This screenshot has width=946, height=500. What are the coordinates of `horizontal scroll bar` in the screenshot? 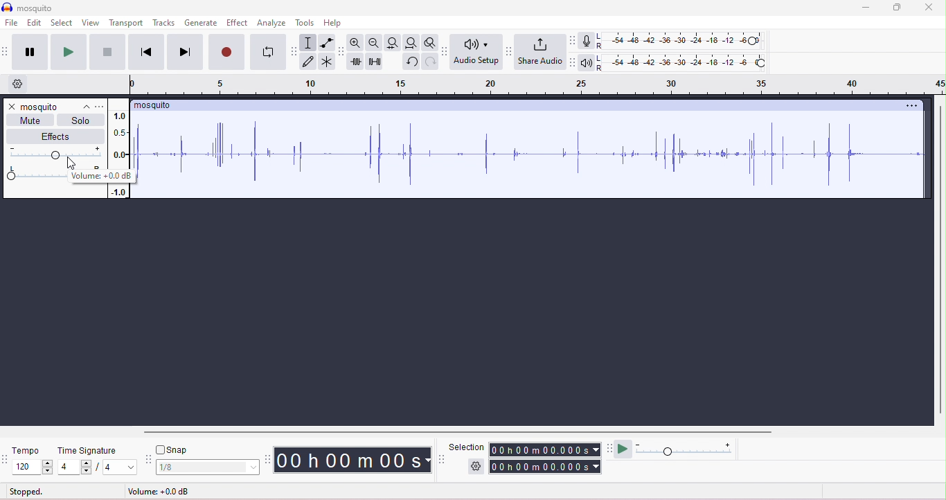 It's located at (453, 431).